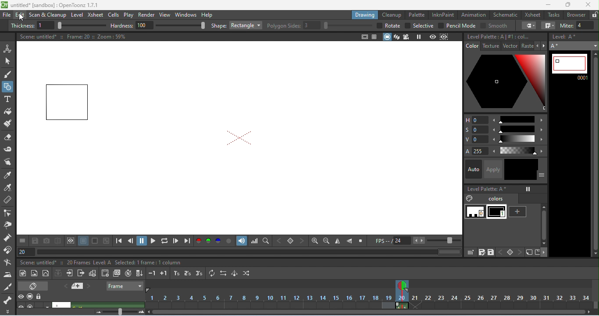 The height and width of the screenshot is (316, 599). What do you see at coordinates (402, 283) in the screenshot?
I see `current frame` at bounding box center [402, 283].